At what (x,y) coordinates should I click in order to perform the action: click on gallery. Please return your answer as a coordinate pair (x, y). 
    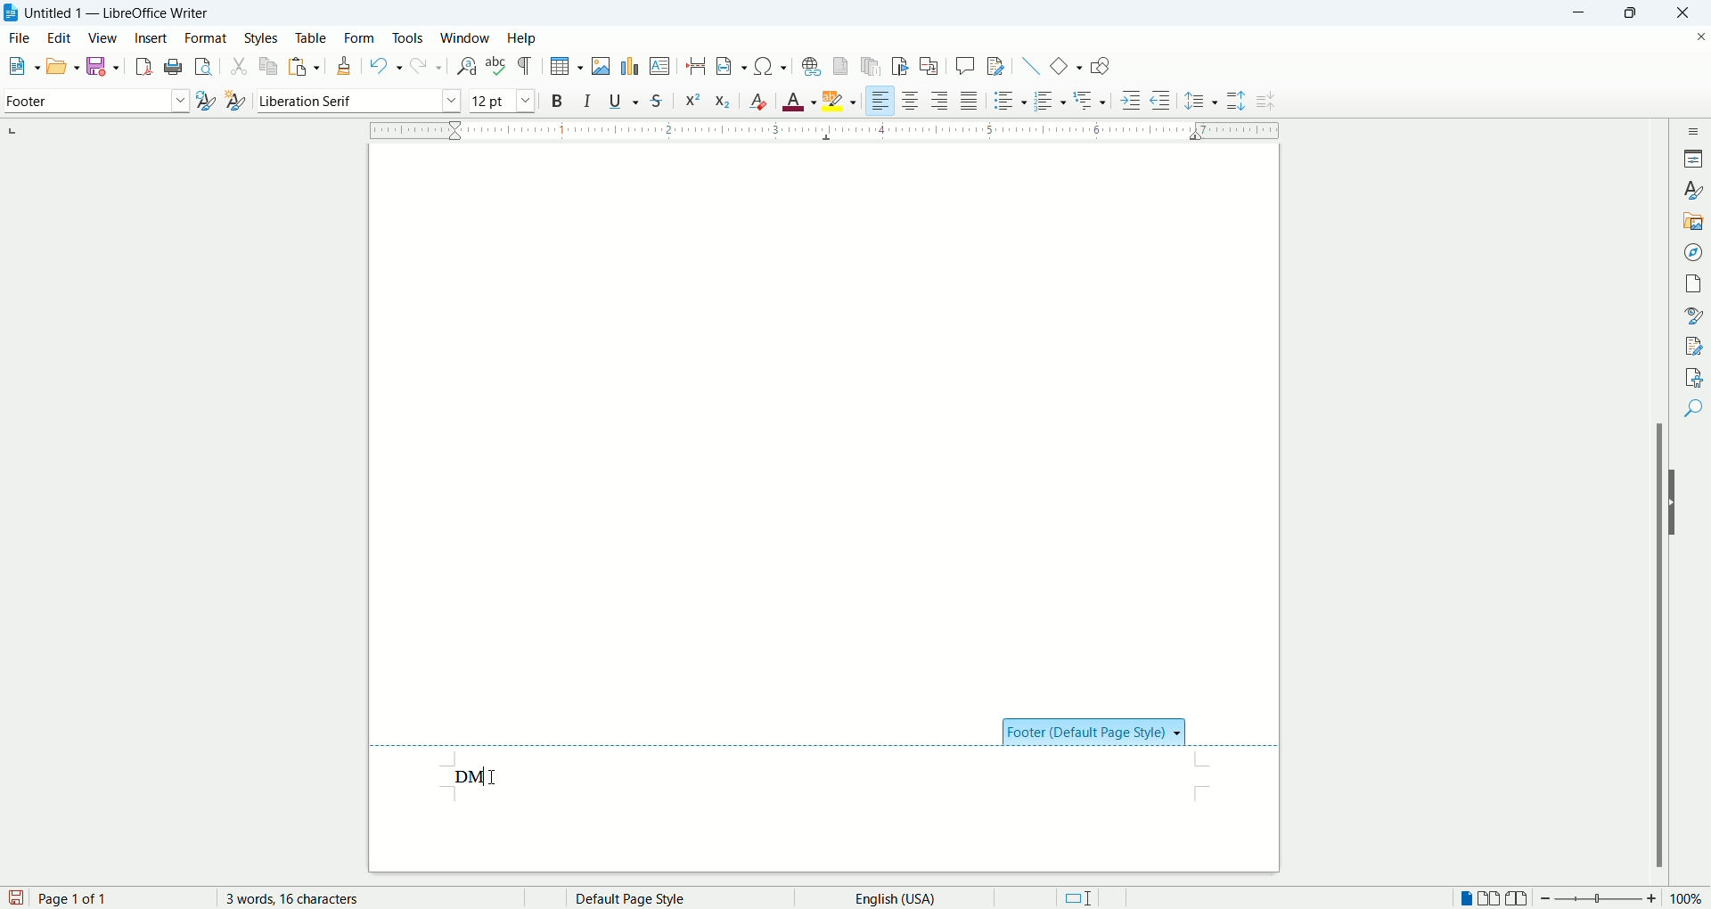
    Looking at the image, I should click on (1694, 219).